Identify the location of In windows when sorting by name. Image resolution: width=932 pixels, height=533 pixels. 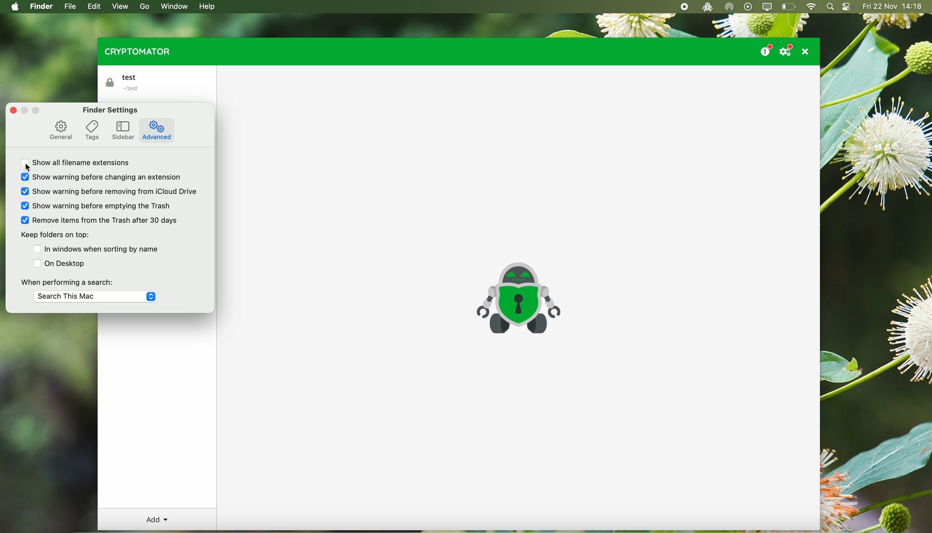
(95, 248).